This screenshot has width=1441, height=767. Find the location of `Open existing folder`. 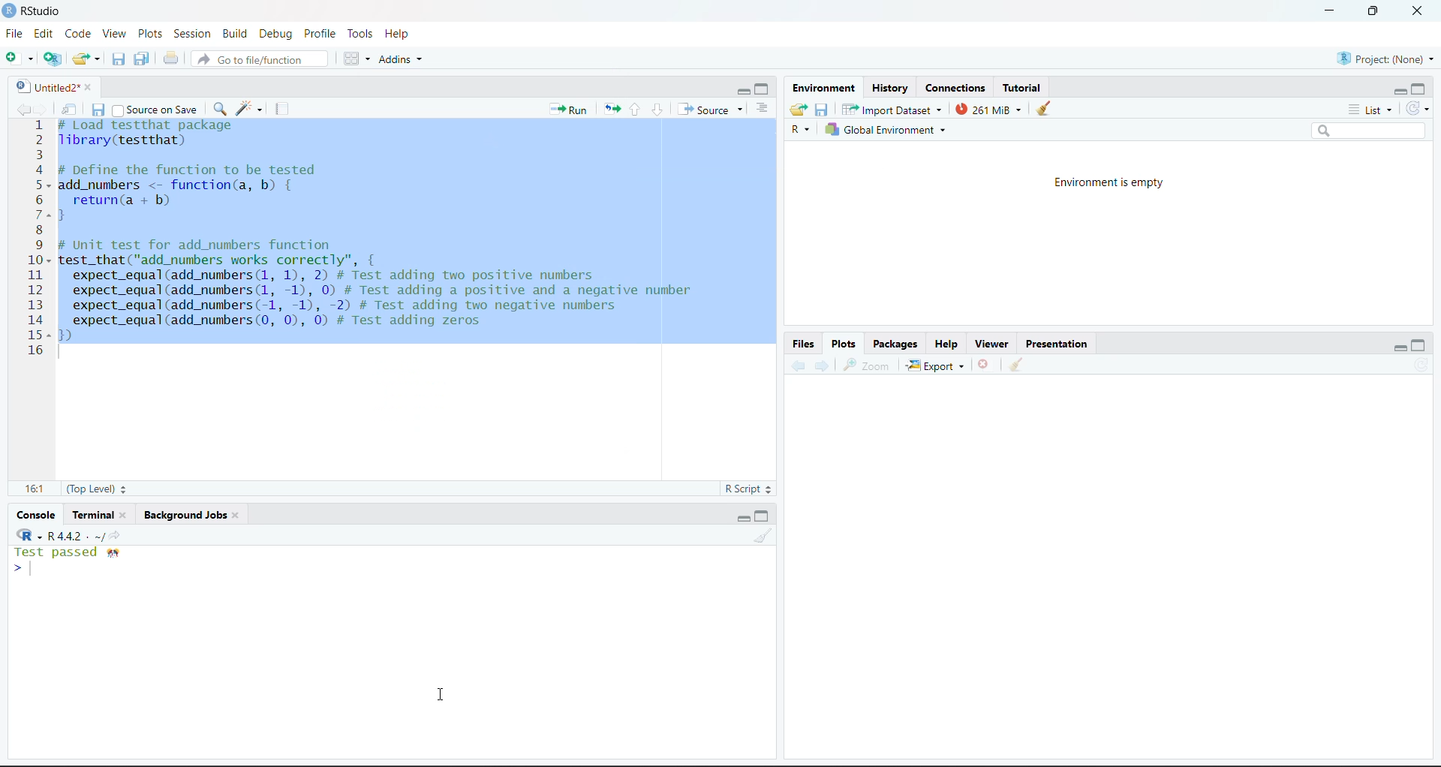

Open existing folder is located at coordinates (85, 59).